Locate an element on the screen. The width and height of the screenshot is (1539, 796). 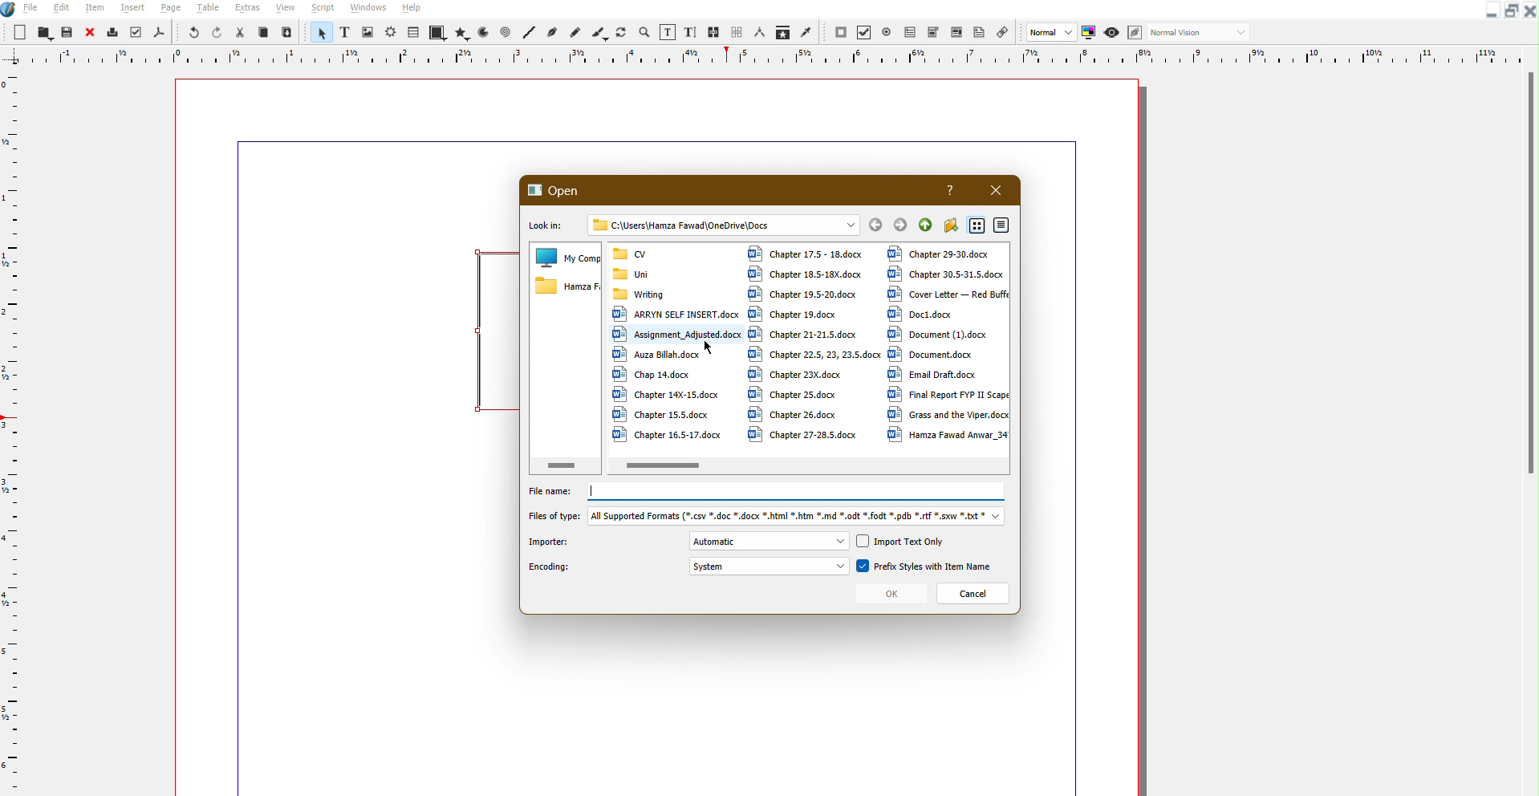
Brightness is located at coordinates (391, 33).